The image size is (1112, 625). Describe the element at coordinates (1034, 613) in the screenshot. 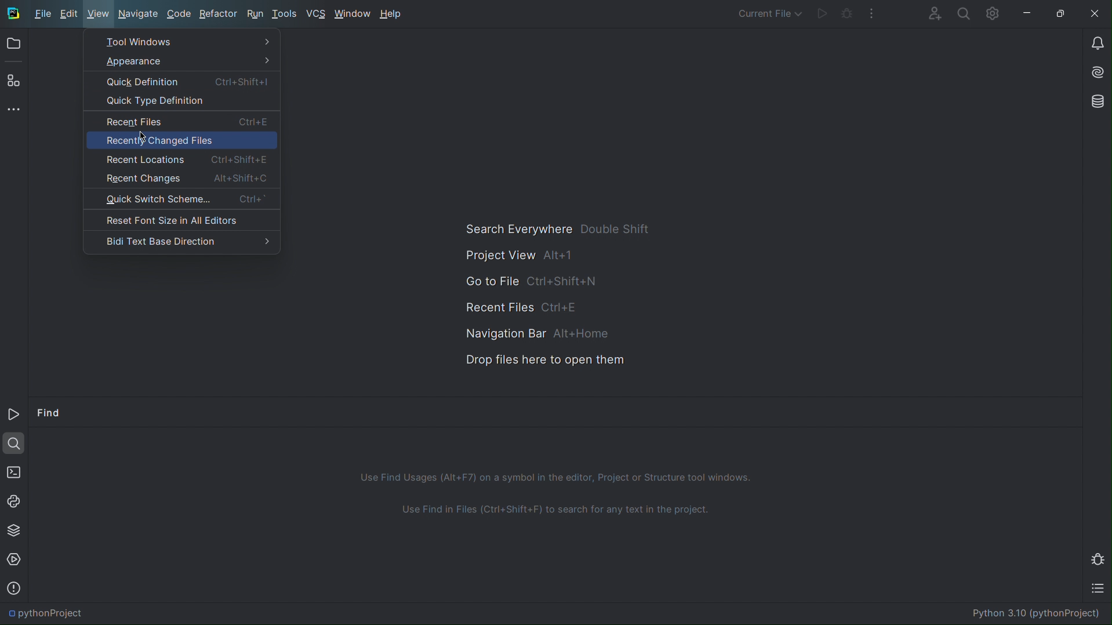

I see `Python 3.10 (PythonReoject)` at that location.